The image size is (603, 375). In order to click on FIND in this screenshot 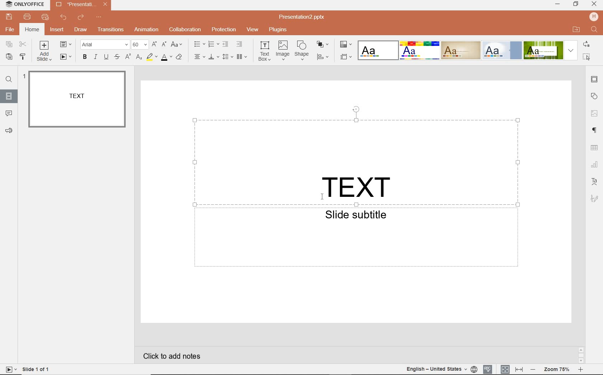, I will do `click(9, 79)`.